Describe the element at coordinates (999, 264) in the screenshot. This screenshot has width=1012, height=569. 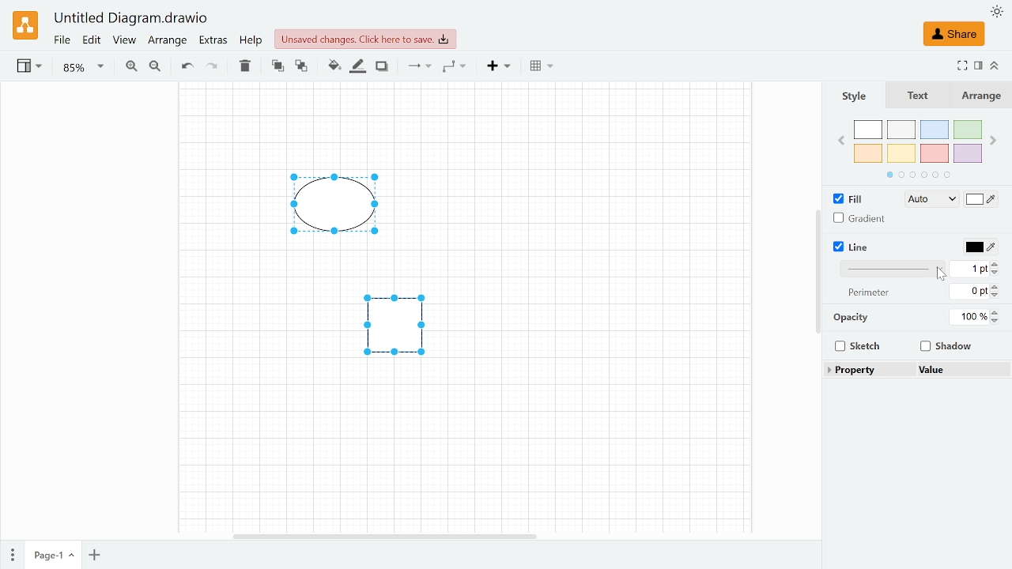
I see `Increase width` at that location.